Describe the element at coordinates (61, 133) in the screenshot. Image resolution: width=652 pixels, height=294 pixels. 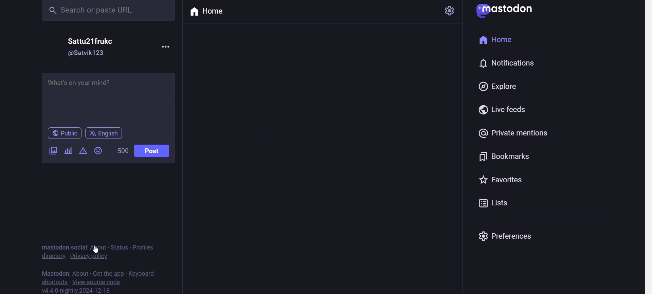
I see `public` at that location.